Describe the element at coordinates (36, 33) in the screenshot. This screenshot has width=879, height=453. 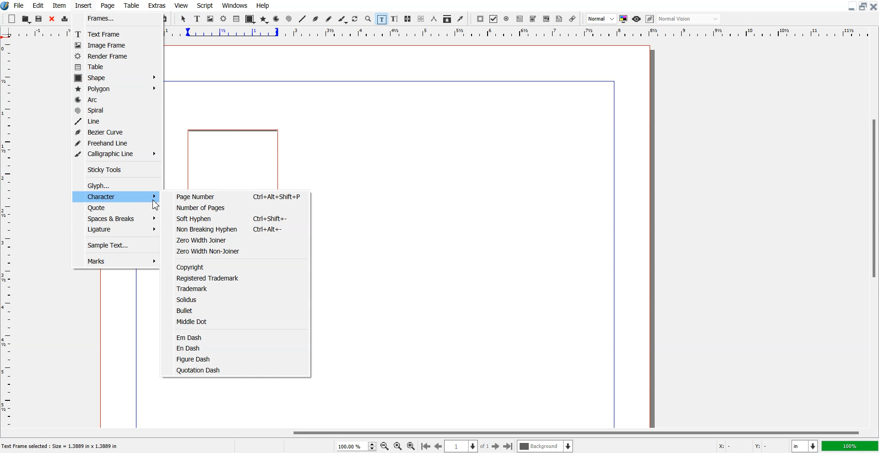
I see `Horizontal scale` at that location.